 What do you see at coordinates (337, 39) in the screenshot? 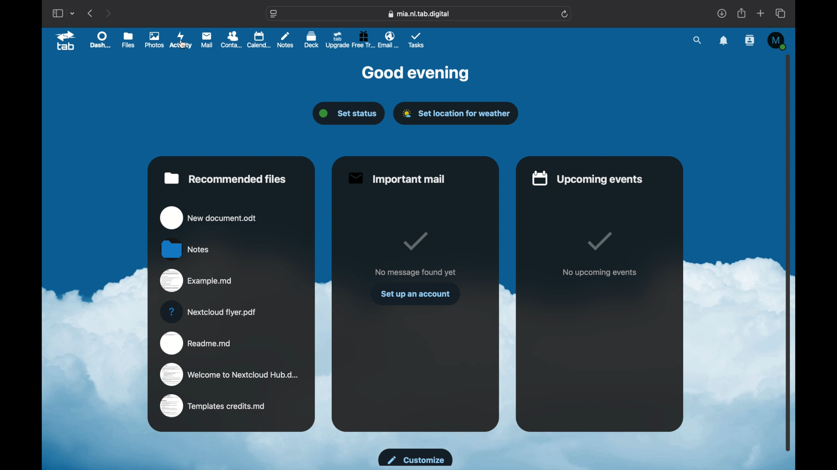
I see `upgrade` at bounding box center [337, 39].